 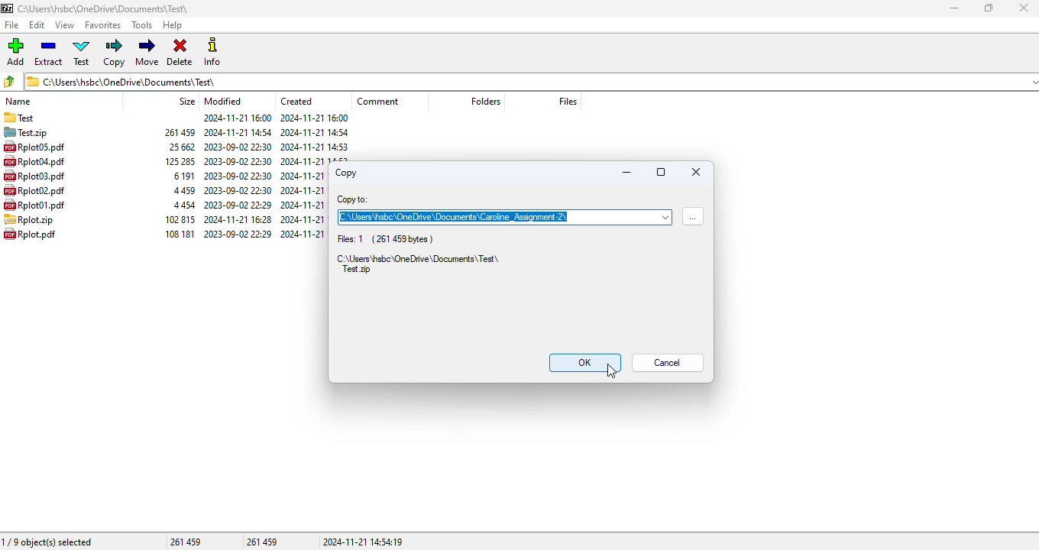 I want to click on delete, so click(x=180, y=53).